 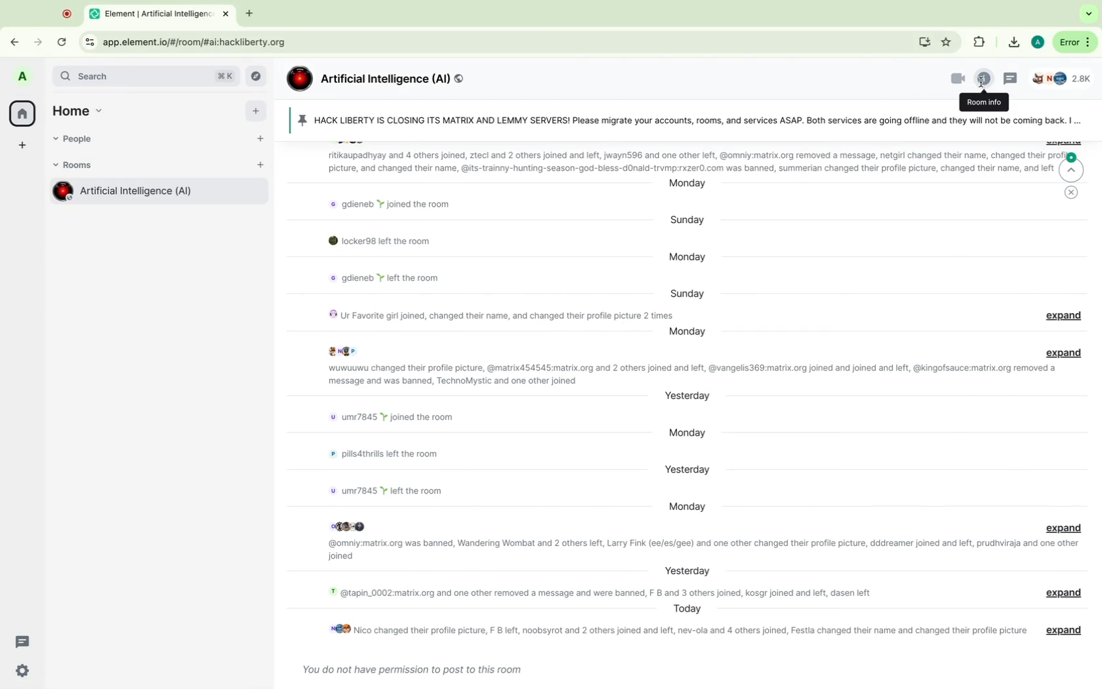 What do you see at coordinates (199, 42) in the screenshot?
I see `url` at bounding box center [199, 42].